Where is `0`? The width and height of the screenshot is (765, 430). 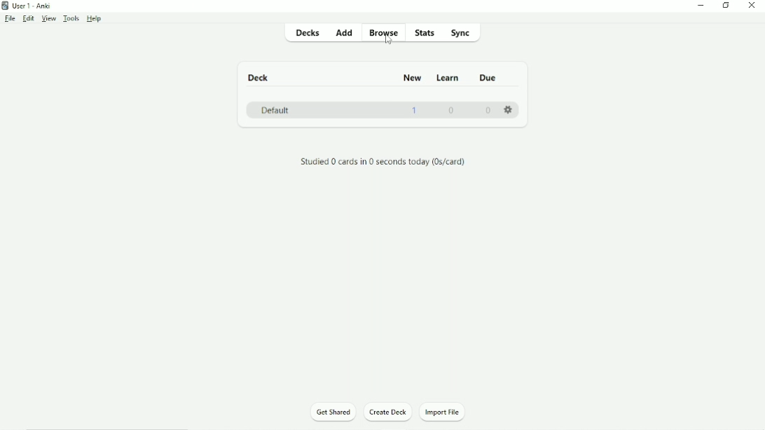 0 is located at coordinates (489, 111).